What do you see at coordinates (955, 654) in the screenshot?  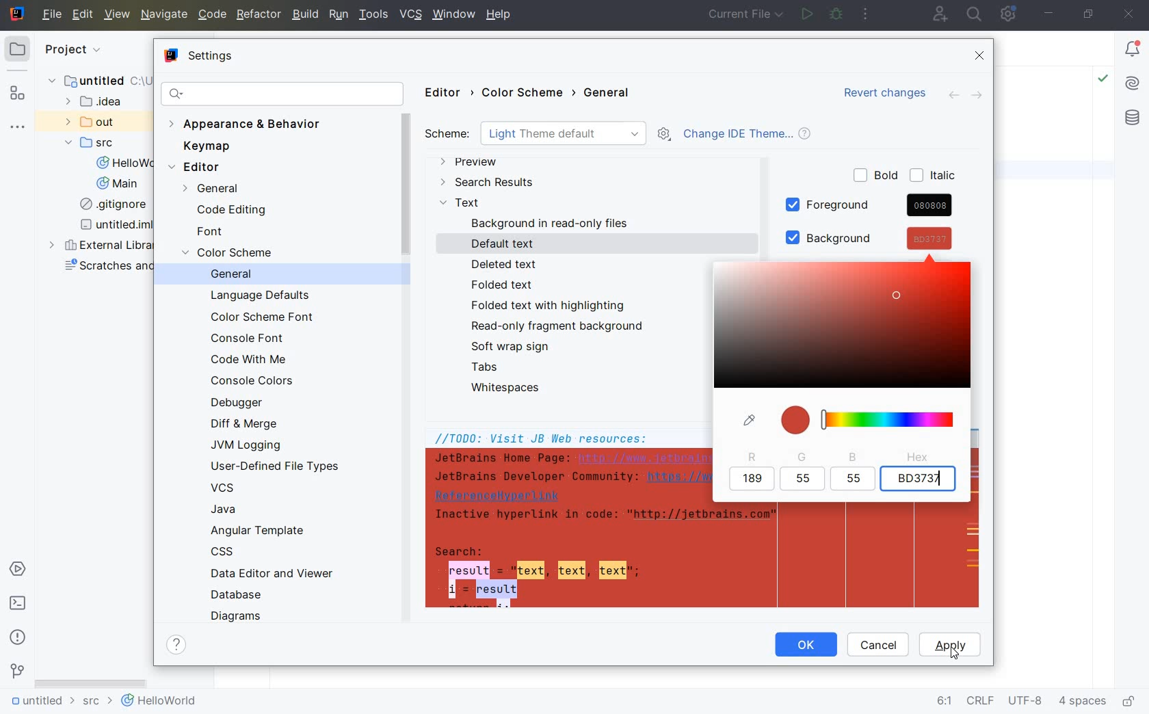 I see `cursor` at bounding box center [955, 654].